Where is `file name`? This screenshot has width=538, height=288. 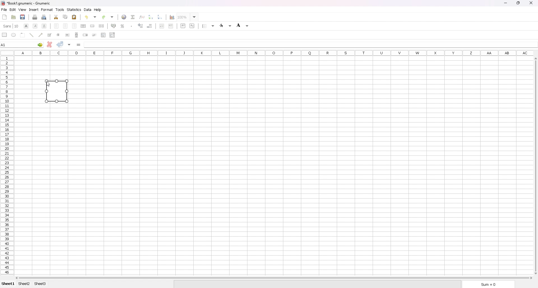
file name is located at coordinates (25, 3).